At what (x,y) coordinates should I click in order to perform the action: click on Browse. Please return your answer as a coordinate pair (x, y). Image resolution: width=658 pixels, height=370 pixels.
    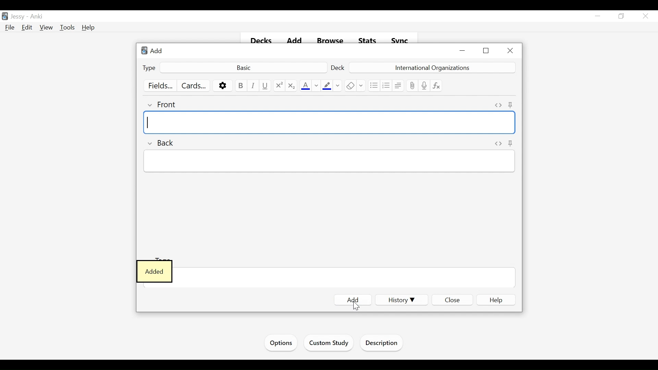
    Looking at the image, I should click on (327, 39).